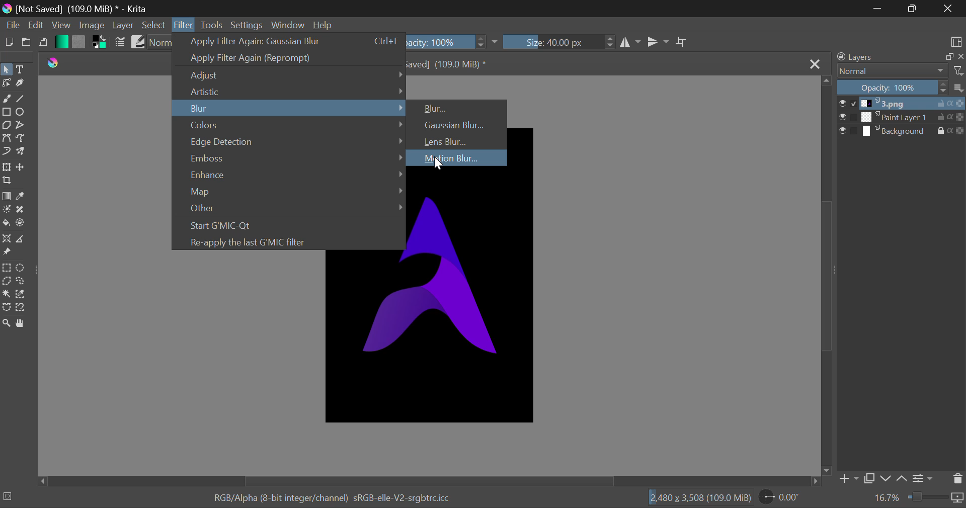  Describe the element at coordinates (98, 43) in the screenshot. I see `Colors in Use` at that location.